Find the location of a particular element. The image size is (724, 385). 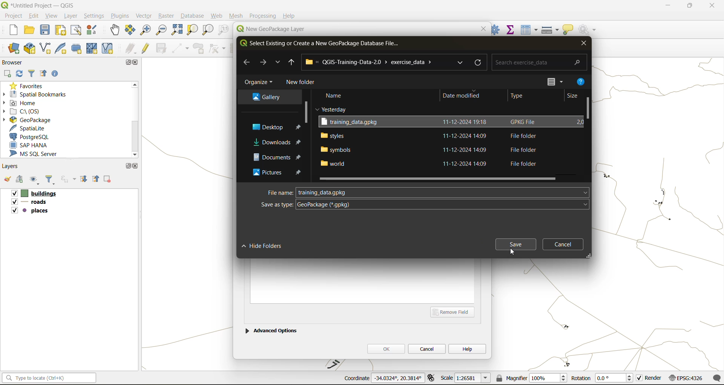

11-12-2024 19:18 is located at coordinates (465, 123).